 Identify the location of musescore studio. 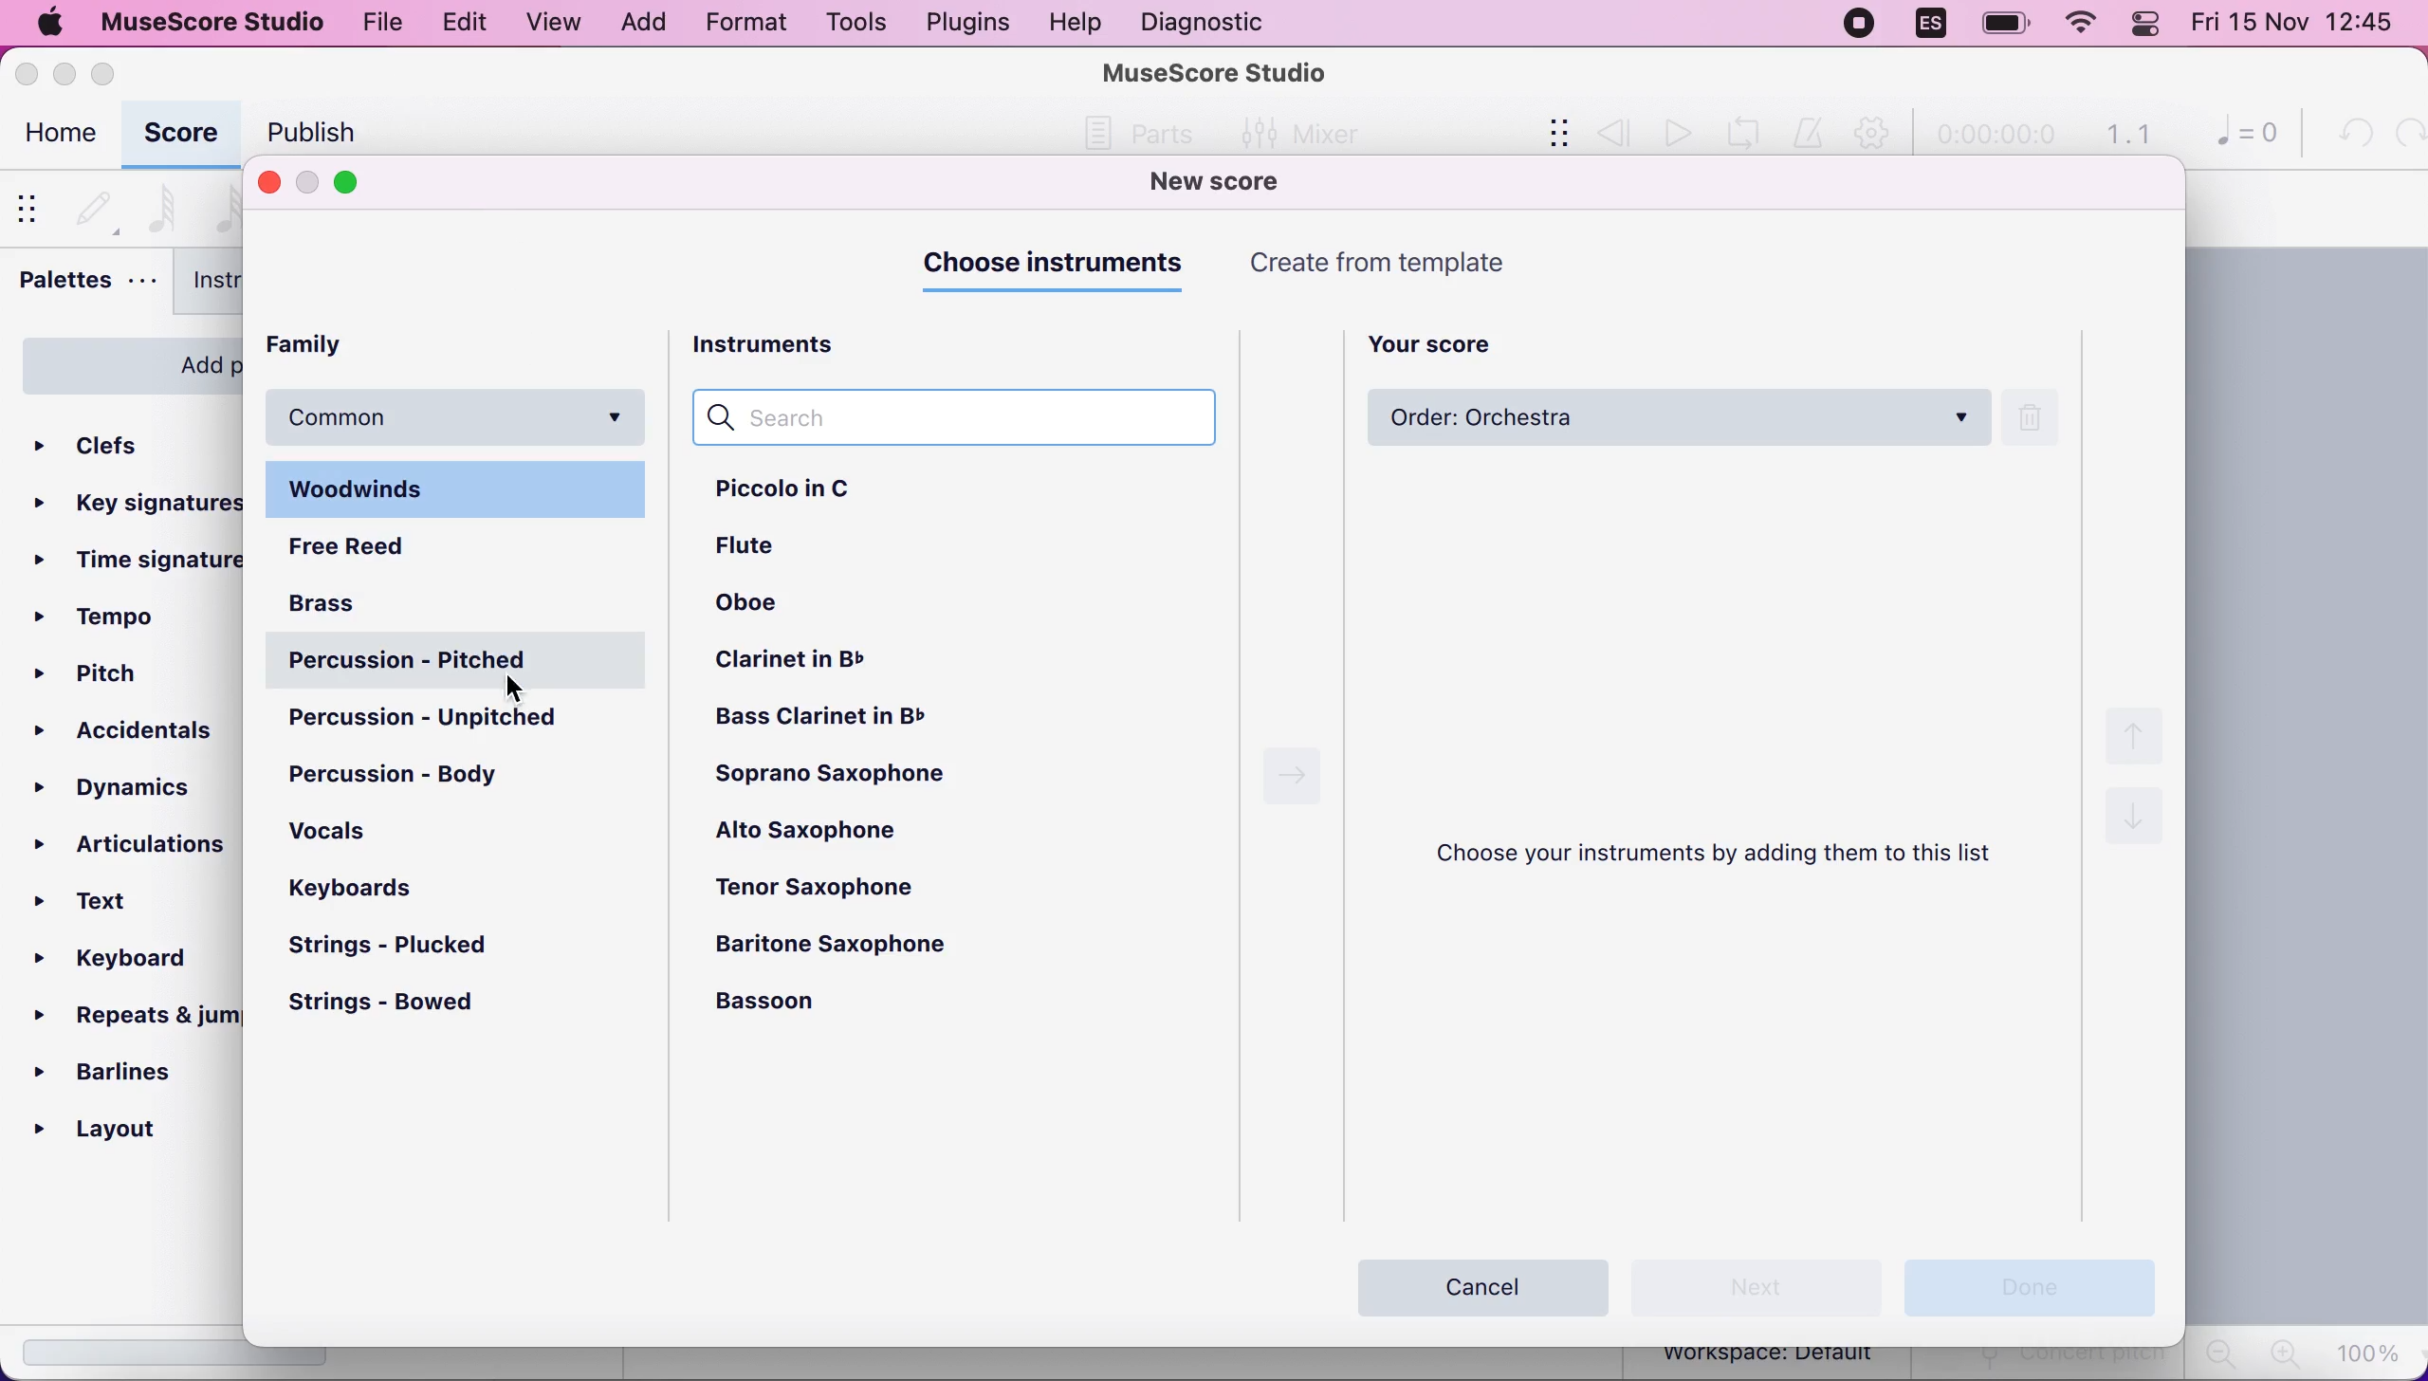
(214, 22).